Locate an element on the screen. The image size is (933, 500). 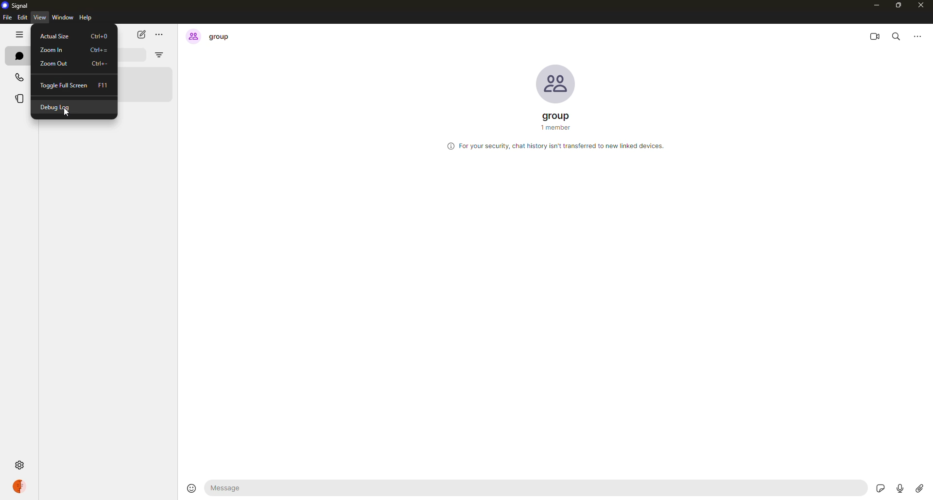
shortcut is located at coordinates (99, 50).